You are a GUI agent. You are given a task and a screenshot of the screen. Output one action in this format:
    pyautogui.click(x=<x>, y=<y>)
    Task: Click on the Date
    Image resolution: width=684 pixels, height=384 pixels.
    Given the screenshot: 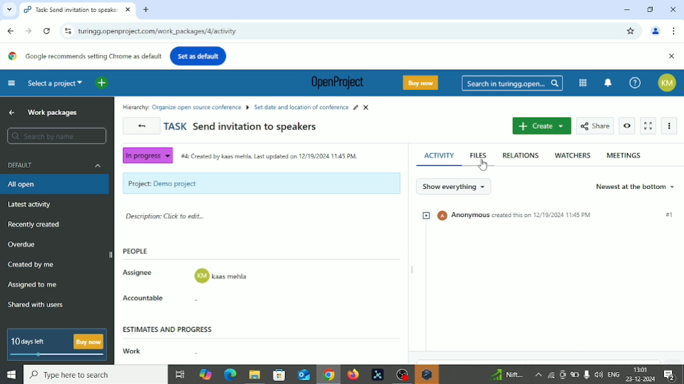 What is the action you would take?
    pyautogui.click(x=641, y=379)
    